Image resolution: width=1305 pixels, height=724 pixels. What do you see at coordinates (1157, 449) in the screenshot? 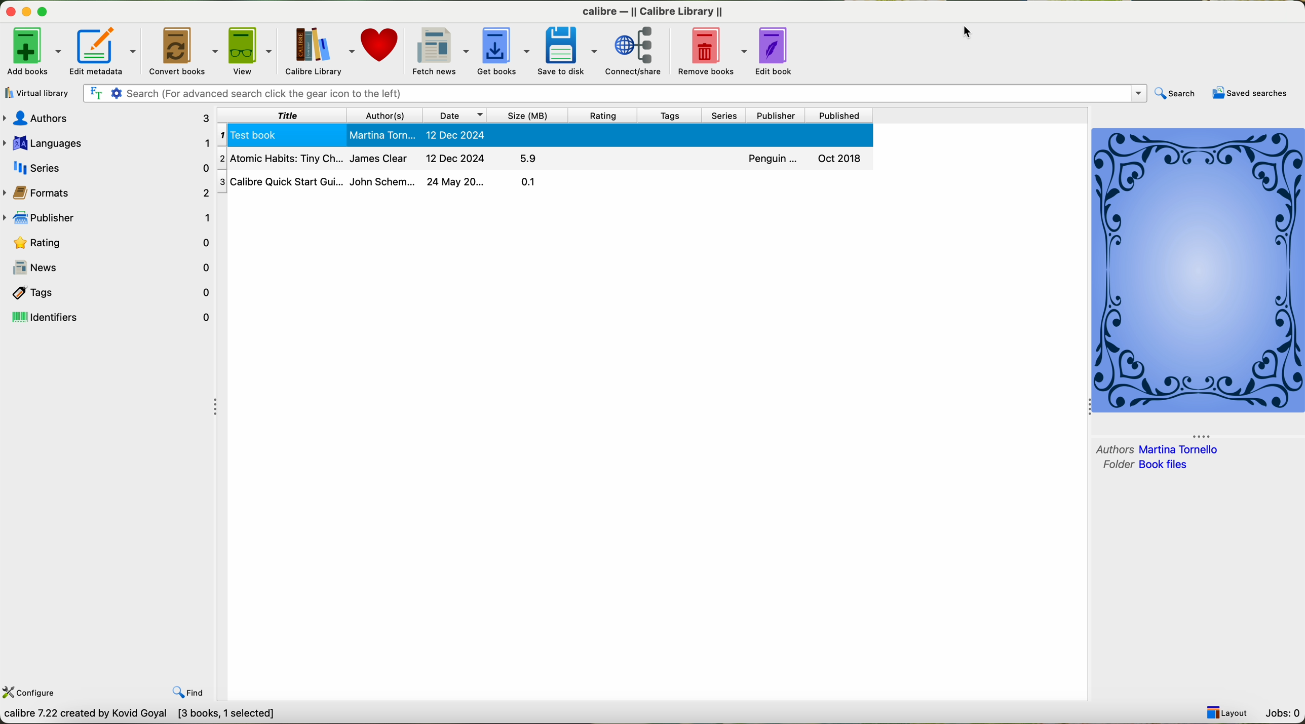
I see `author` at bounding box center [1157, 449].